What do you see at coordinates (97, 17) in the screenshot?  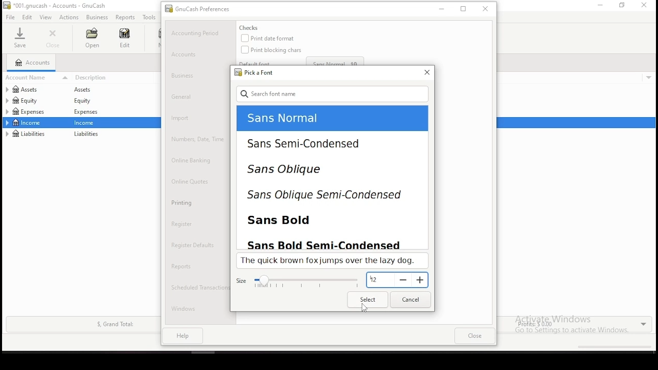 I see `business` at bounding box center [97, 17].